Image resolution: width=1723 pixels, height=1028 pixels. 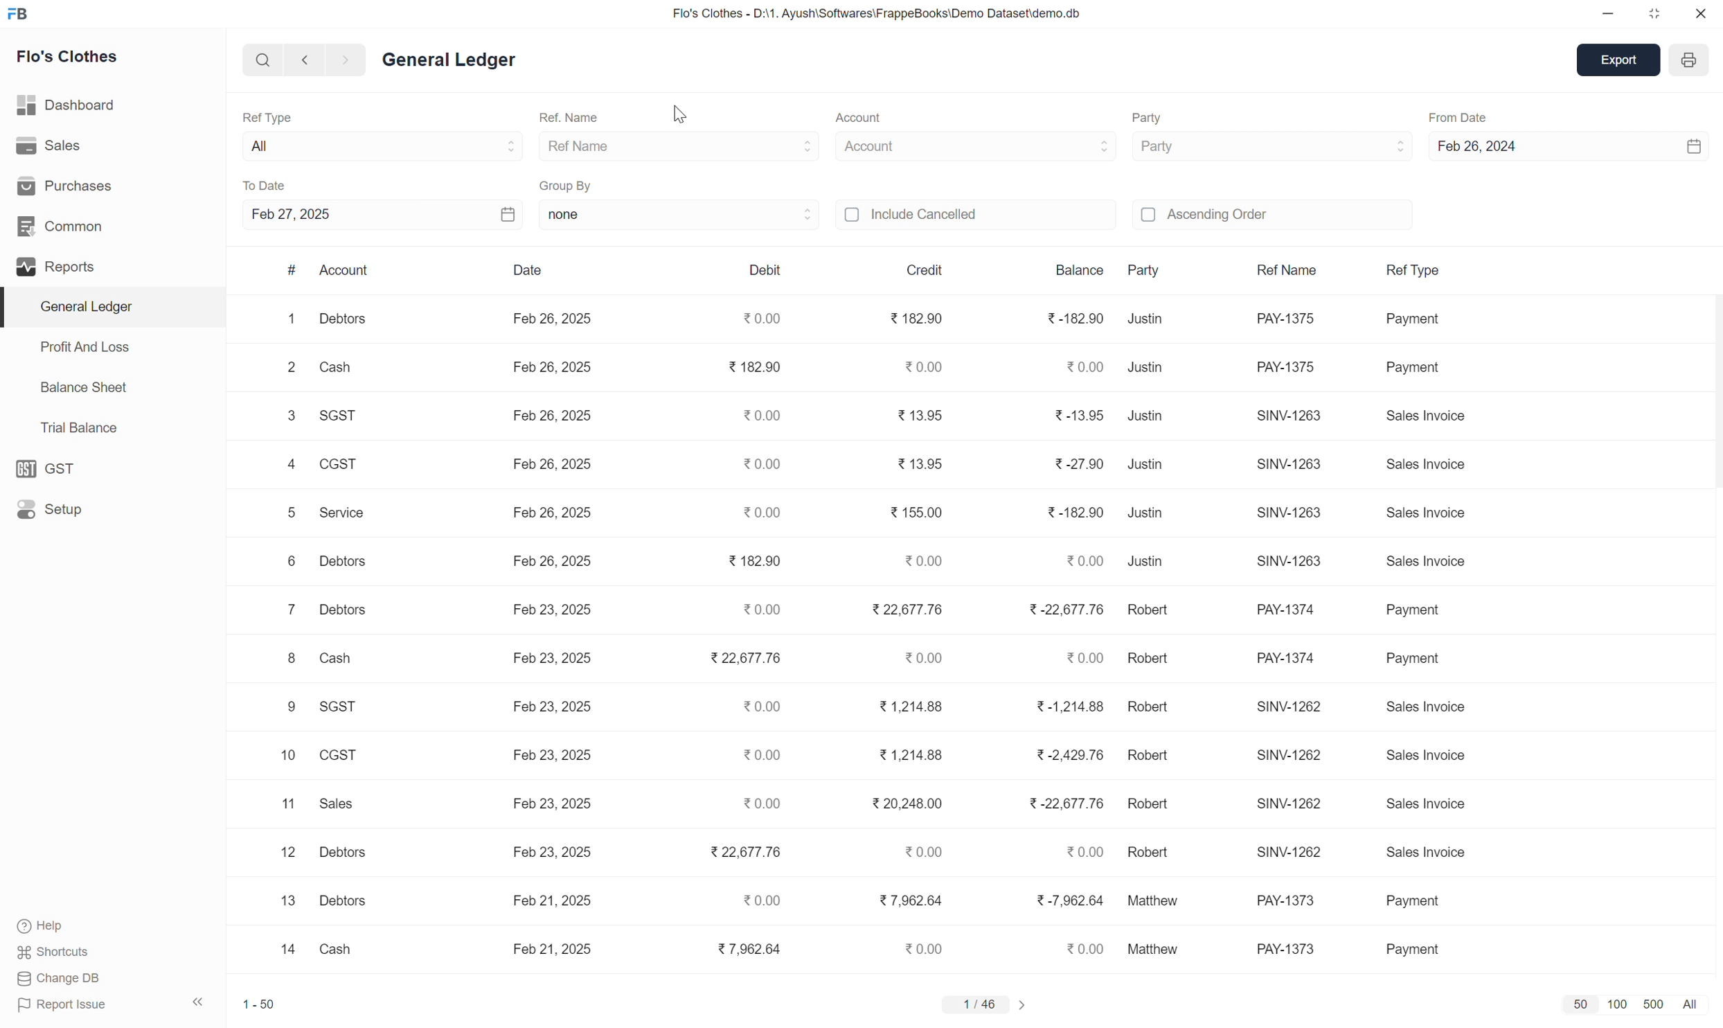 I want to click on debtors, so click(x=351, y=612).